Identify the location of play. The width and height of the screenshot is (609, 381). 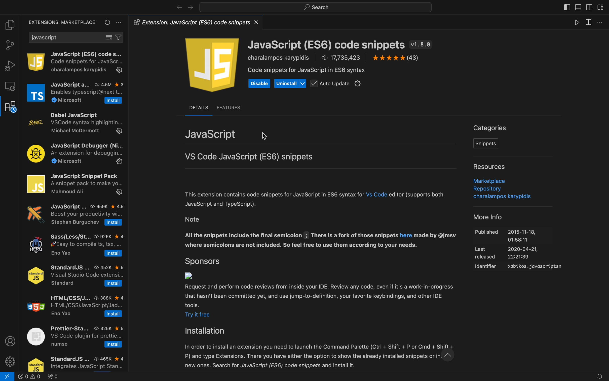
(576, 23).